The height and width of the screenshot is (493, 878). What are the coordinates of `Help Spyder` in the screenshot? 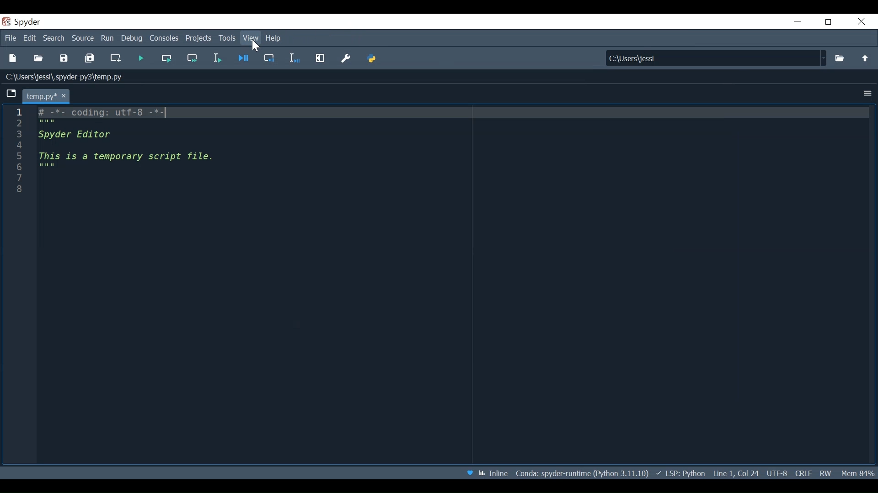 It's located at (468, 473).